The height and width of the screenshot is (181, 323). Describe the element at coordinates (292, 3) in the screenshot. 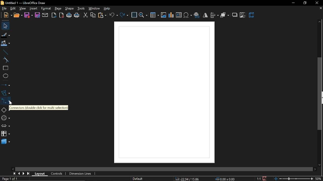

I see `minimize` at that location.